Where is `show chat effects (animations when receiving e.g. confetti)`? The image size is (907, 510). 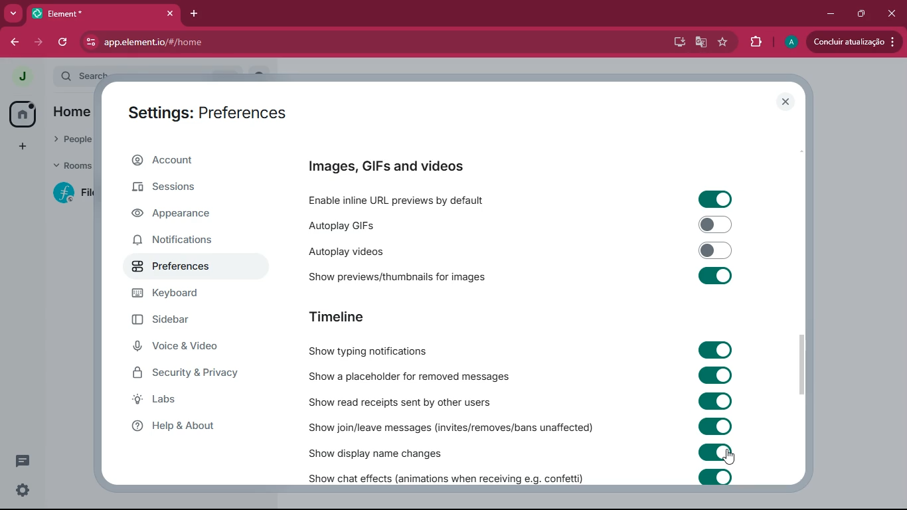 show chat effects (animations when receiving e.g. confetti) is located at coordinates (444, 477).